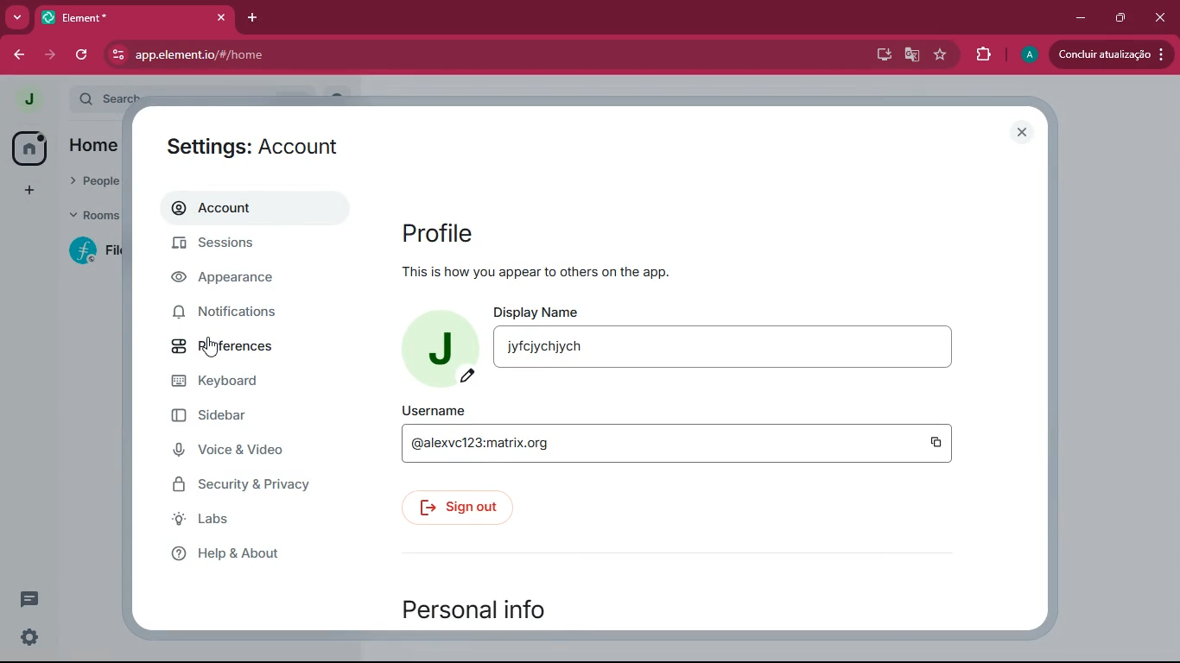 Image resolution: width=1180 pixels, height=663 pixels. I want to click on @alexvc123:matrix.org, so click(639, 443).